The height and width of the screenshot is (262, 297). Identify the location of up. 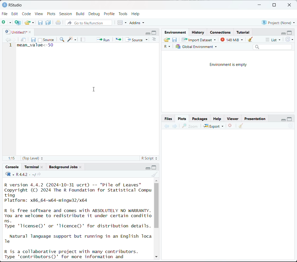
(156, 180).